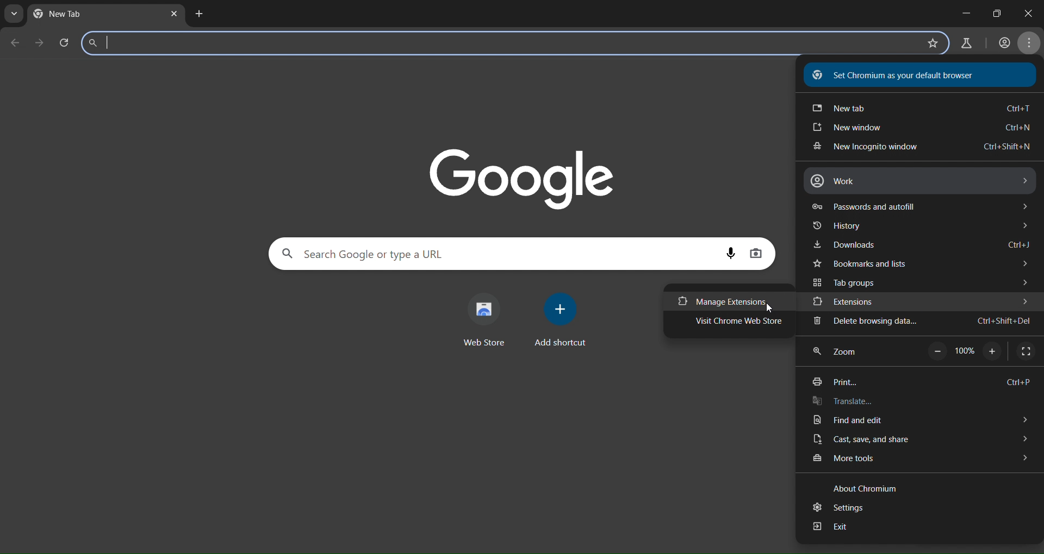 This screenshot has height=554, width=1044. What do you see at coordinates (922, 460) in the screenshot?
I see `more tools` at bounding box center [922, 460].